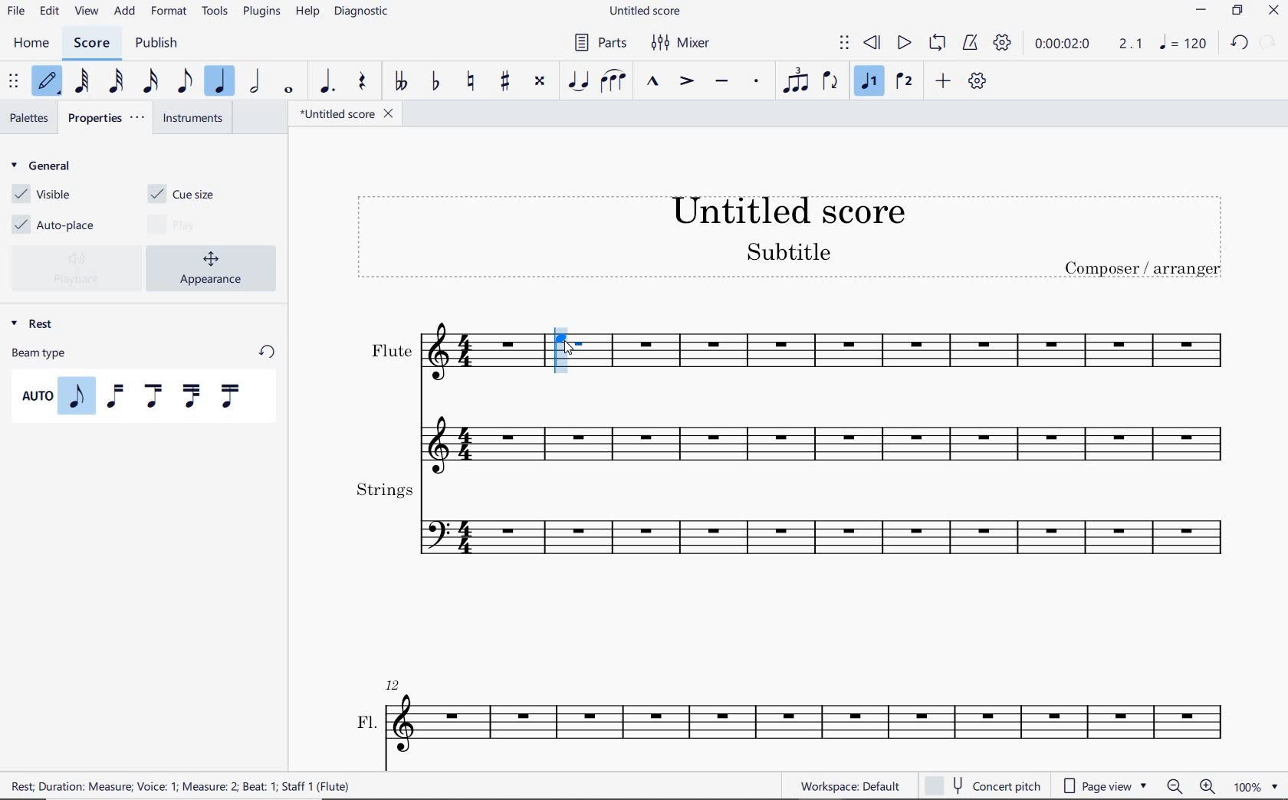 Image resolution: width=1288 pixels, height=800 pixels. What do you see at coordinates (15, 82) in the screenshot?
I see `SELECT TO MOVE` at bounding box center [15, 82].